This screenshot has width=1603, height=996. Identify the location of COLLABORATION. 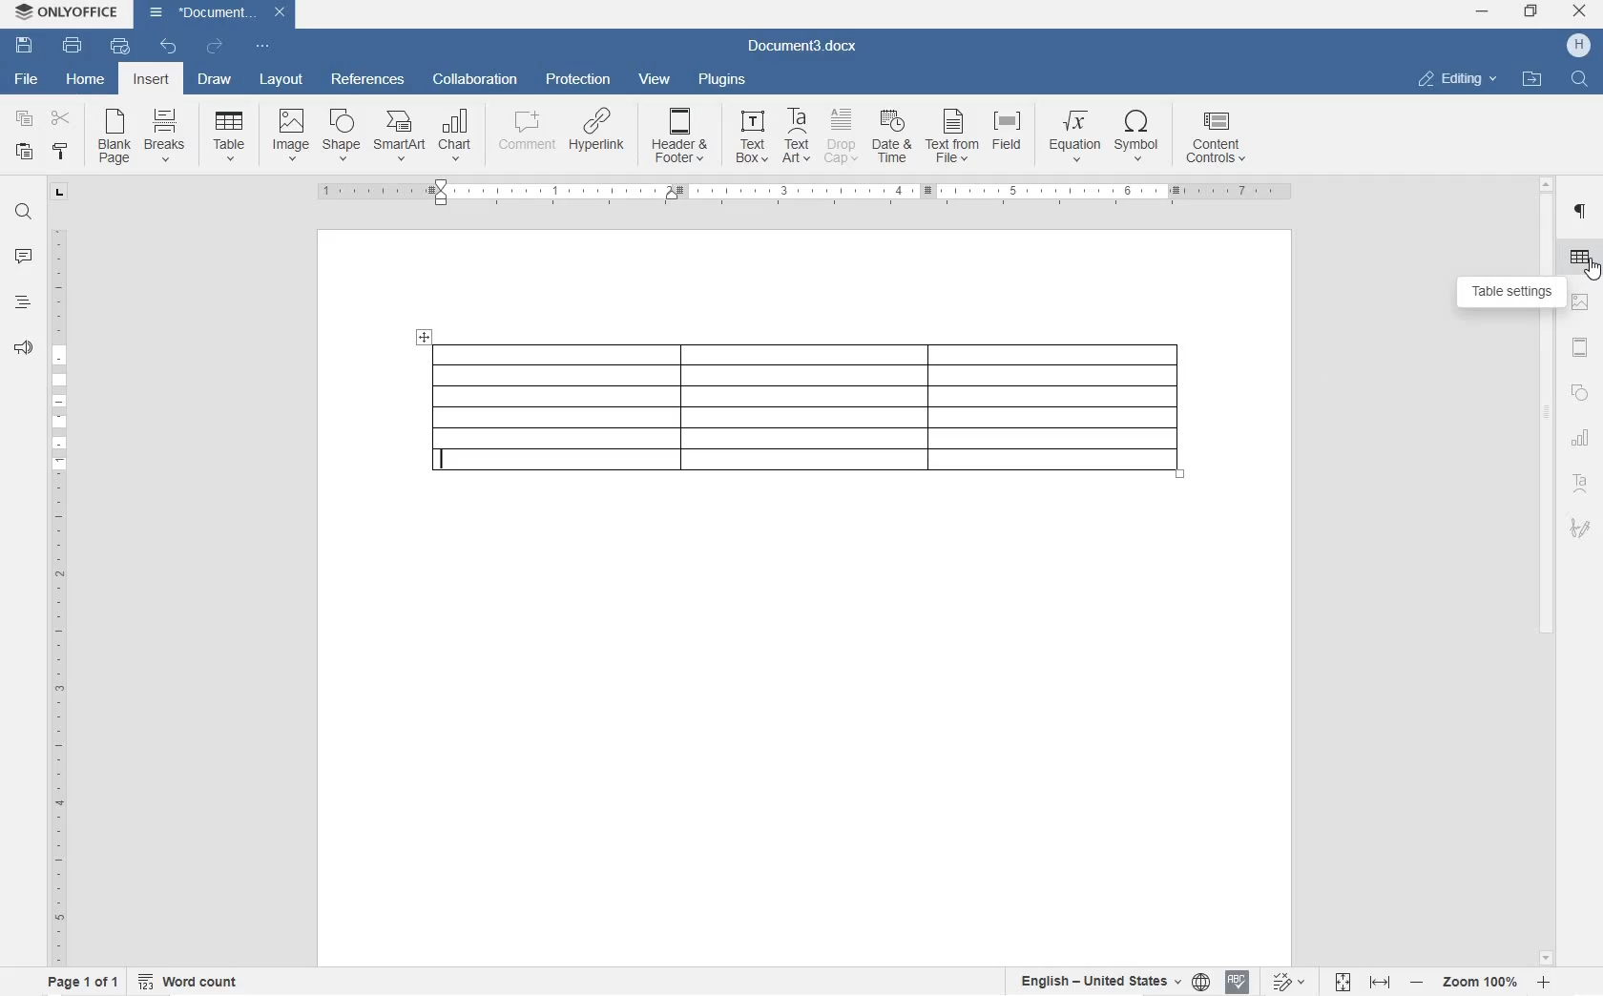
(476, 80).